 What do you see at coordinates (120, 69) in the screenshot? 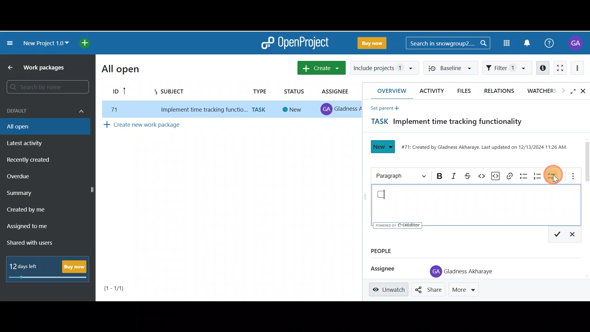
I see `All open` at bounding box center [120, 69].